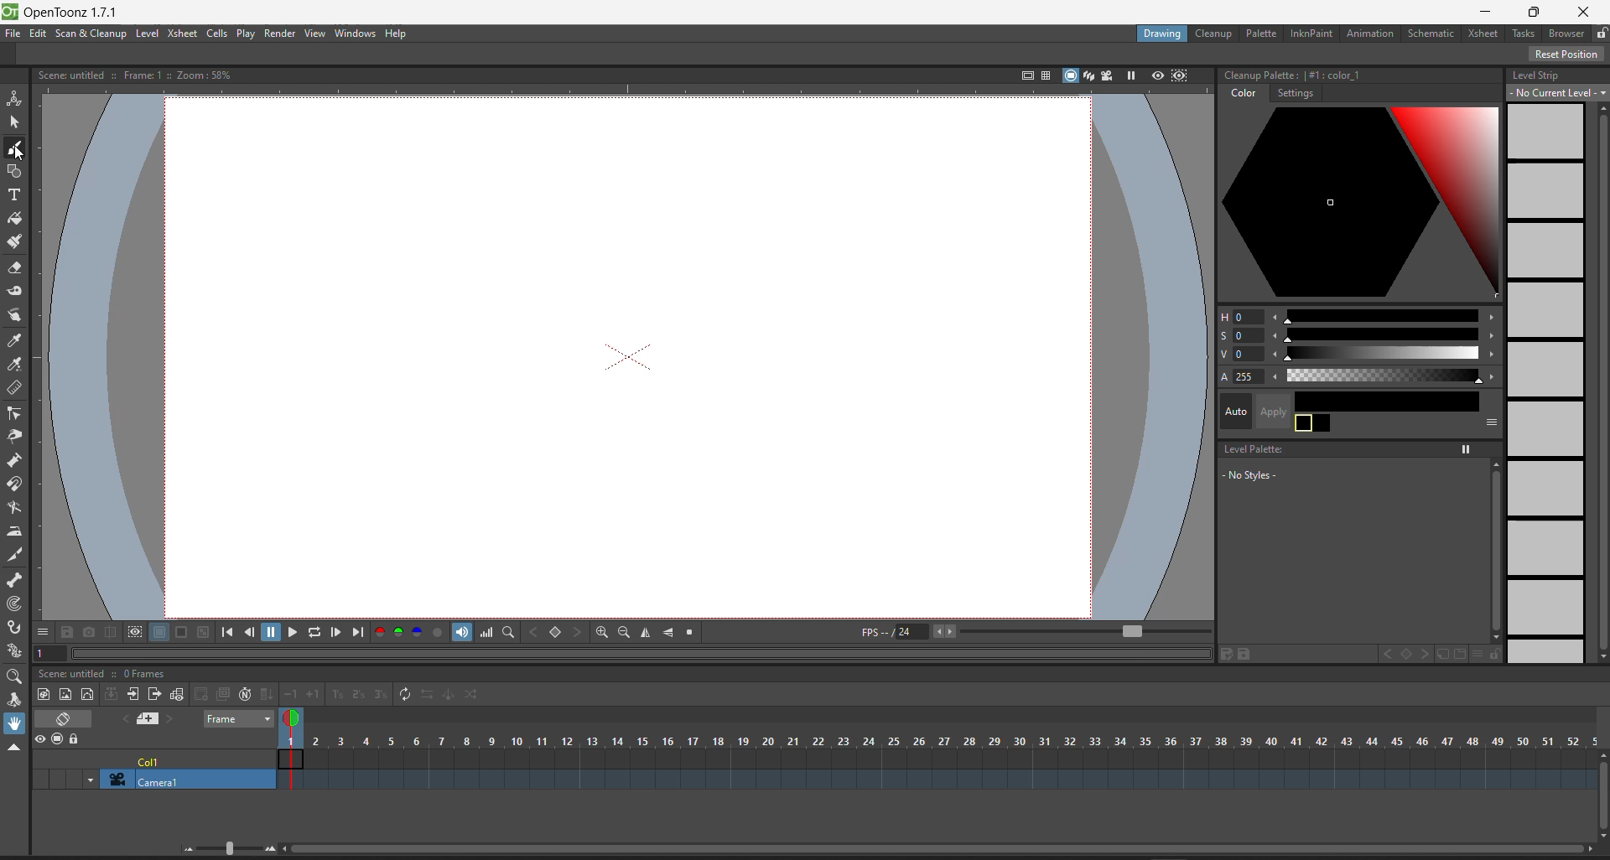 The image size is (1610, 860). Describe the element at coordinates (81, 739) in the screenshot. I see `lock toggle all` at that location.